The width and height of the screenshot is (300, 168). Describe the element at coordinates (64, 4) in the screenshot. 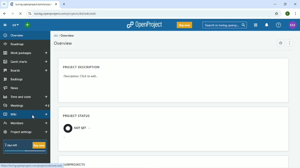

I see `New tab` at that location.